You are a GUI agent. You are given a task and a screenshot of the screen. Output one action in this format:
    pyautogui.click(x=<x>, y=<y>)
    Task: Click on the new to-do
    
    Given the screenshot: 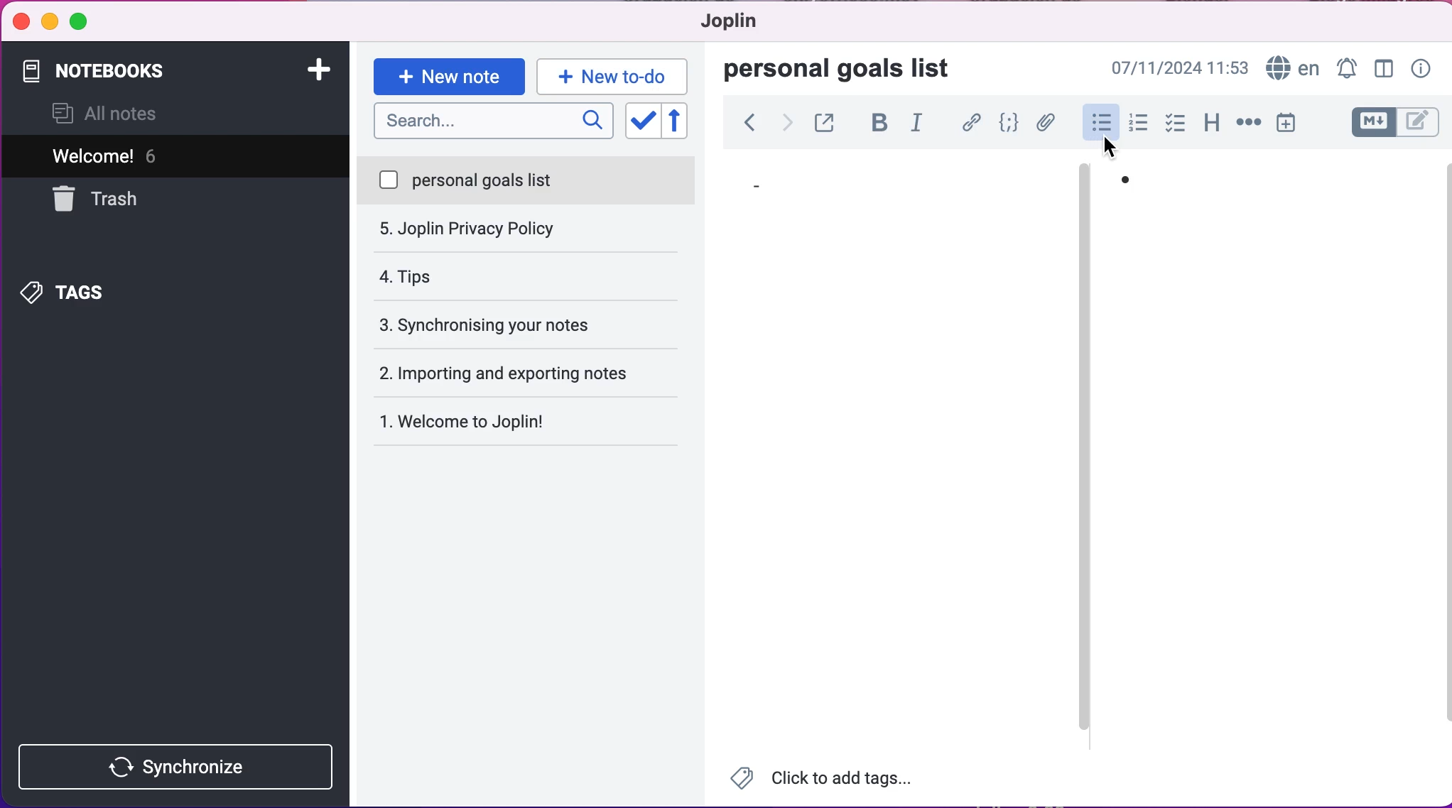 What is the action you would take?
    pyautogui.click(x=617, y=75)
    